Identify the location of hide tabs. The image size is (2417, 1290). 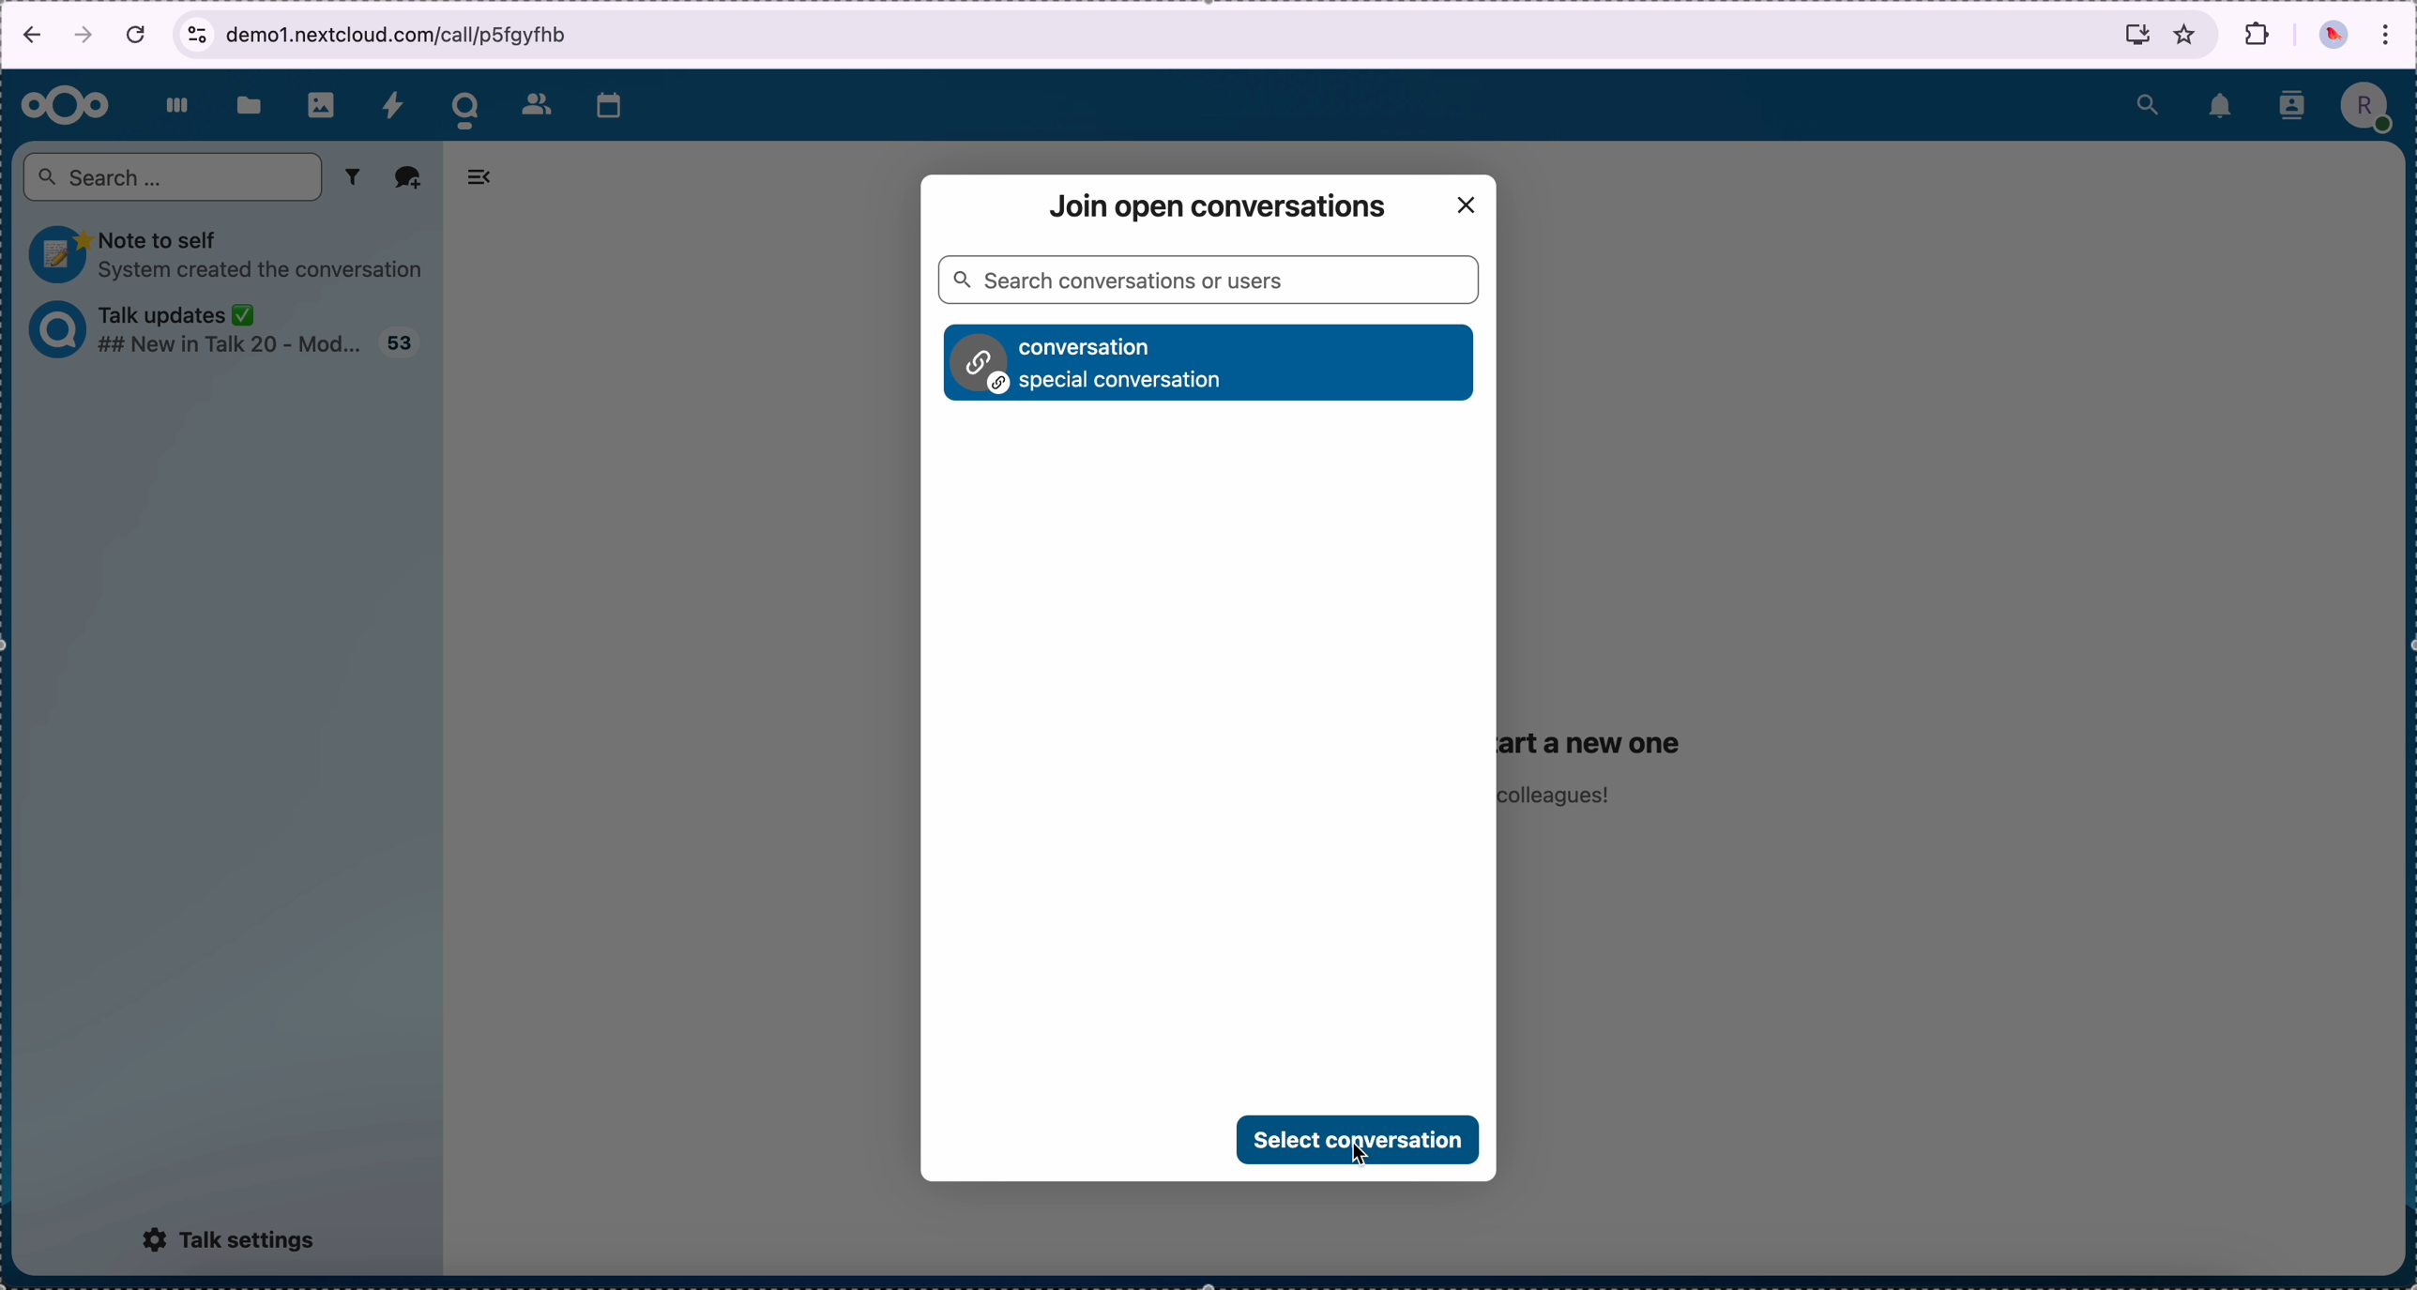
(481, 179).